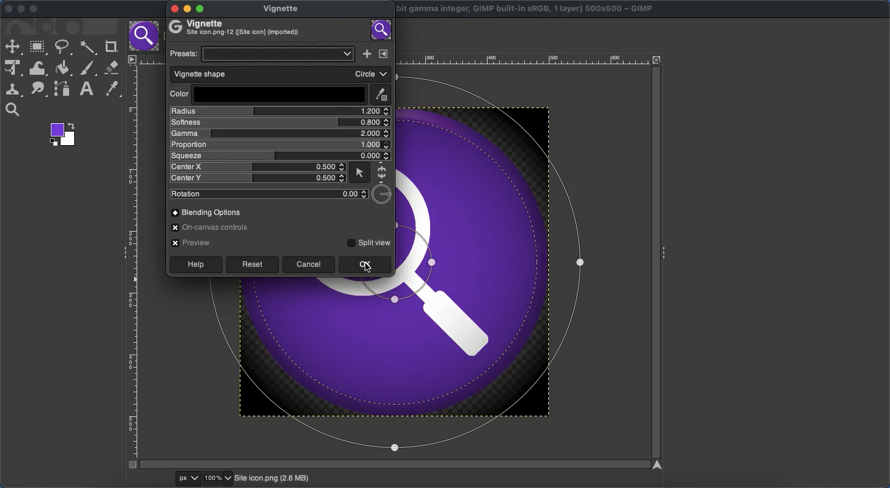 This screenshot has height=488, width=890. Describe the element at coordinates (213, 227) in the screenshot. I see `On-canvas control` at that location.